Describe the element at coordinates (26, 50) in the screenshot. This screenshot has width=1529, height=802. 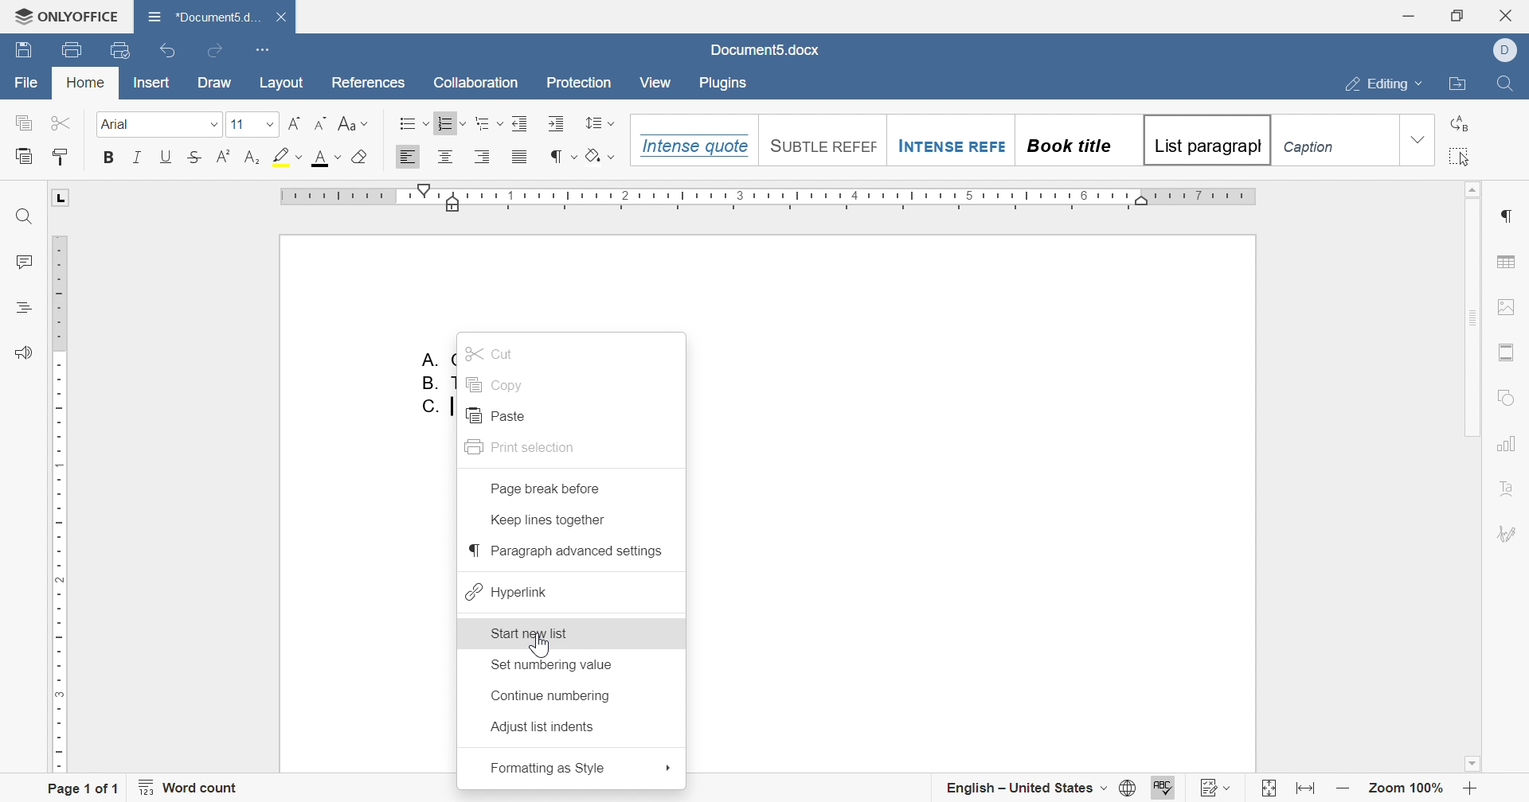
I see `save` at that location.